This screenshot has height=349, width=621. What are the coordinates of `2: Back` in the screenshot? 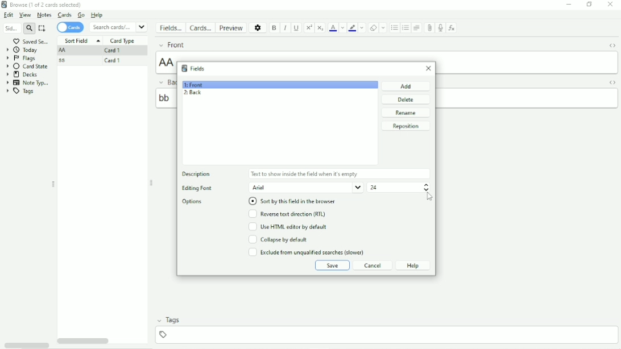 It's located at (192, 93).